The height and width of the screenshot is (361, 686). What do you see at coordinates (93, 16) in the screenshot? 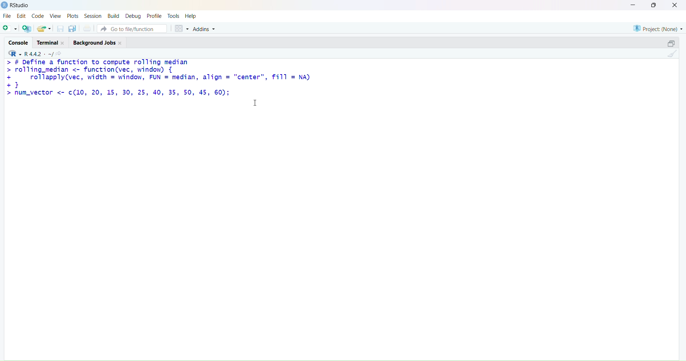
I see `session` at bounding box center [93, 16].